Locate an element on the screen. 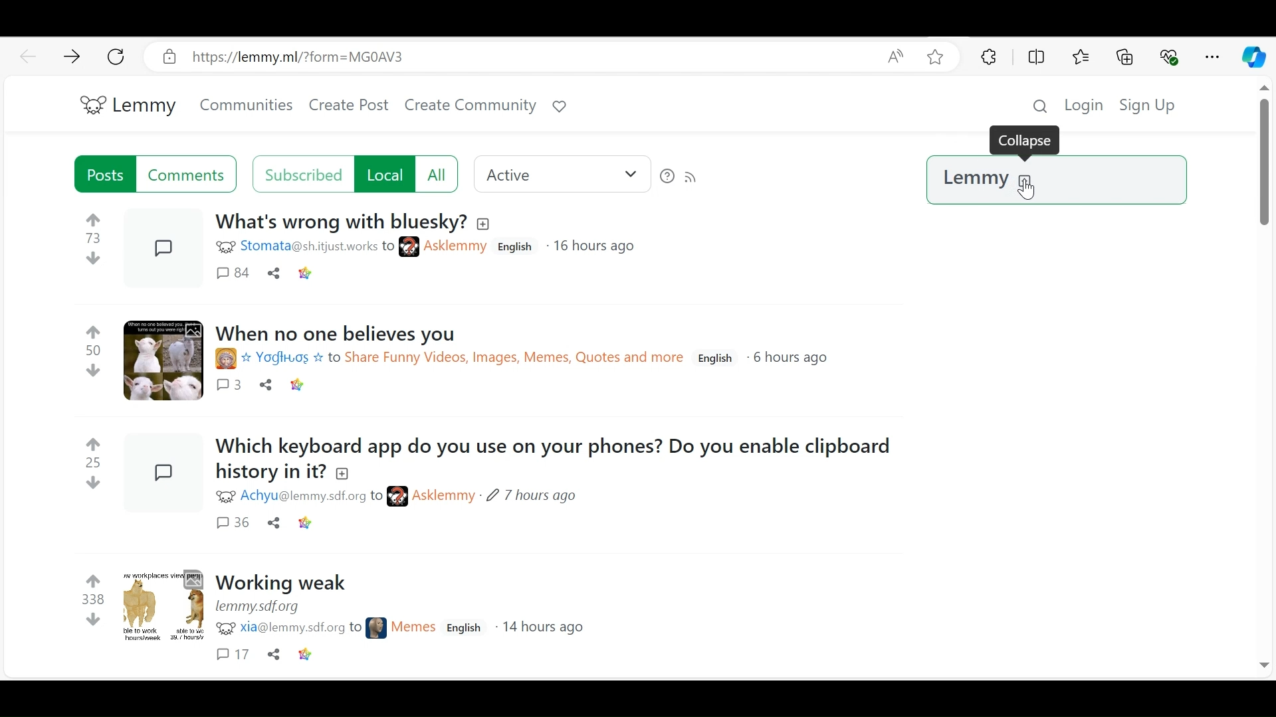 This screenshot has height=717, width=1276. Time posted is located at coordinates (791, 358).